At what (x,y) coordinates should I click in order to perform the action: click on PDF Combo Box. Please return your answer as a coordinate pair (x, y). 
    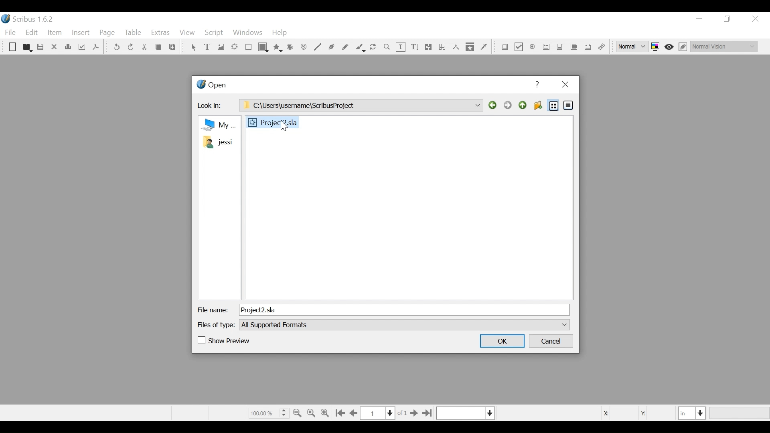
    Looking at the image, I should click on (547, 48).